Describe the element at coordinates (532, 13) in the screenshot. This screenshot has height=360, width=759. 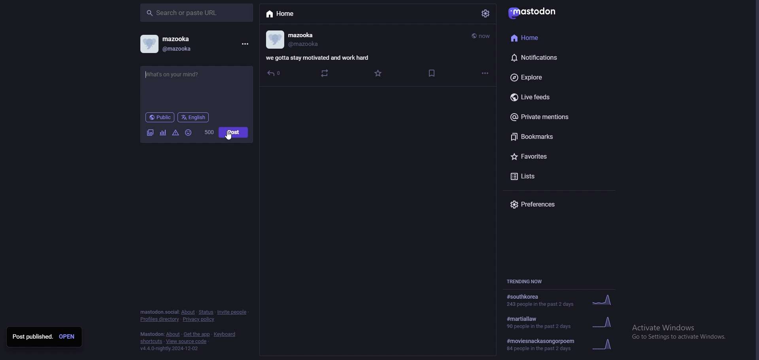
I see `mastodon` at that location.